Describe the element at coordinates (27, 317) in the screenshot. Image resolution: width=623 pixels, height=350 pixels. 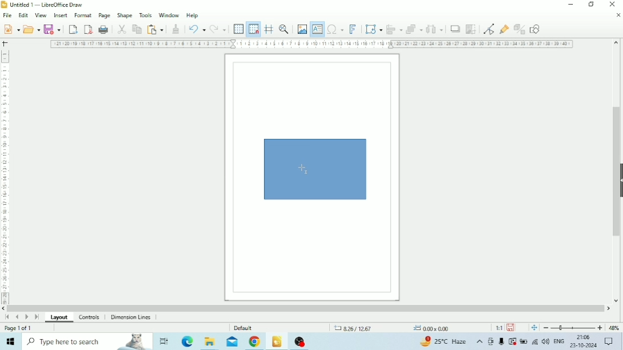
I see `Scroll to next page` at that location.